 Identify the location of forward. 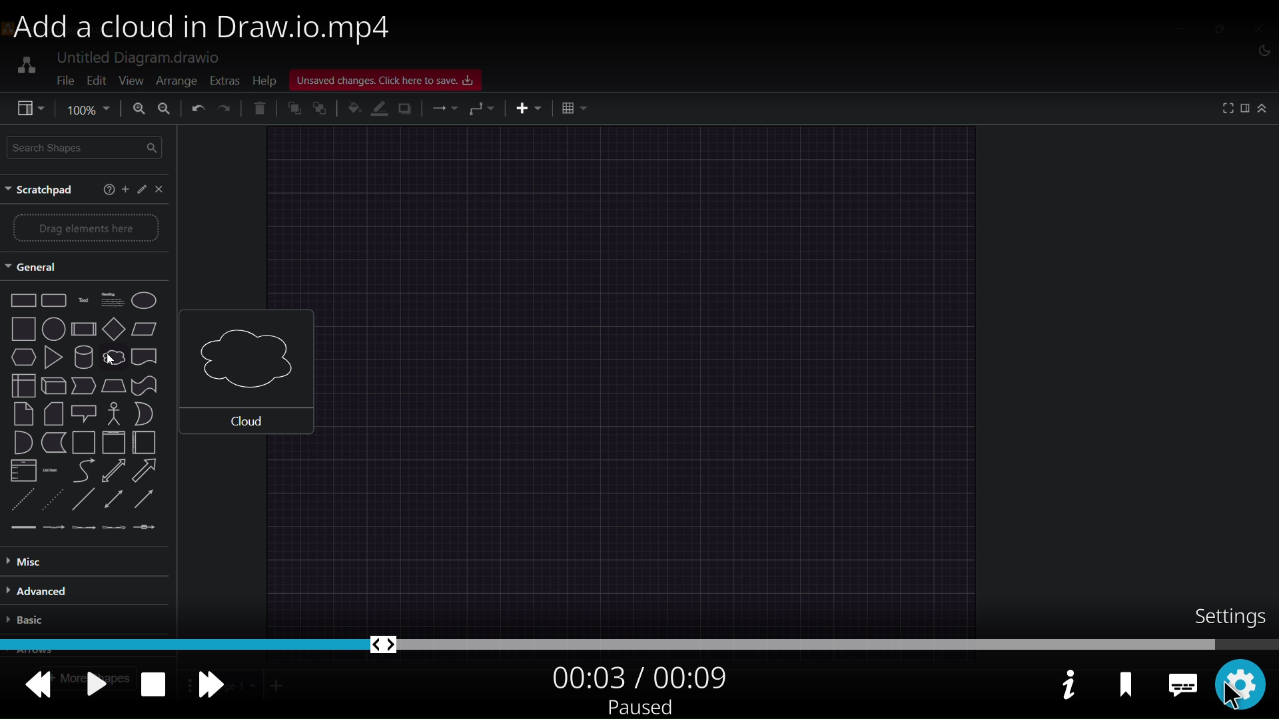
(213, 682).